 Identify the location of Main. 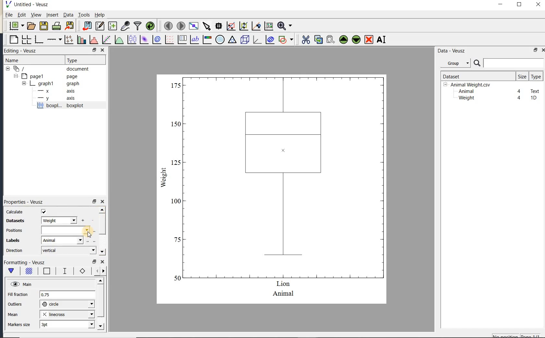
(21, 284).